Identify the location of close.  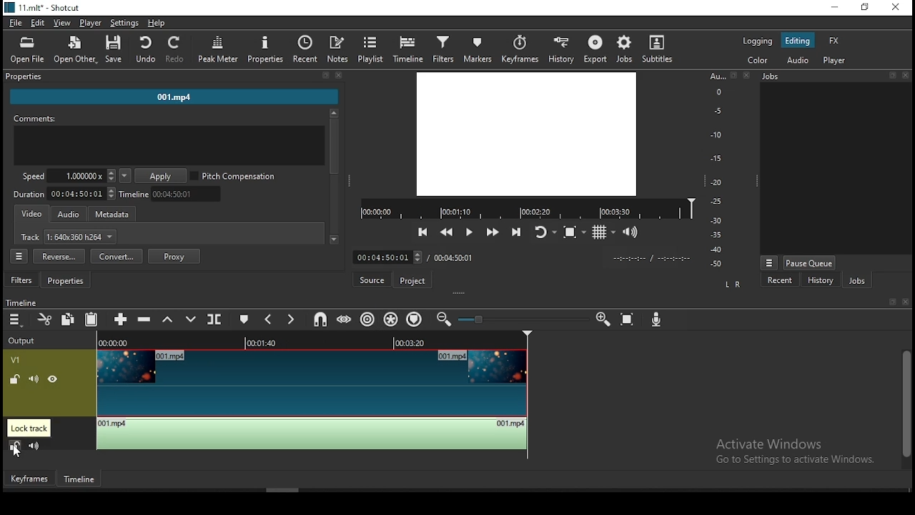
(905, 301).